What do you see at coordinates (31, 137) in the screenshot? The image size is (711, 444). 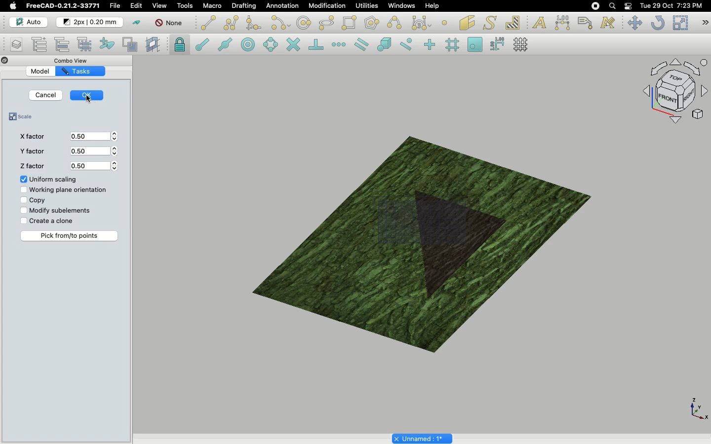 I see `X factor` at bounding box center [31, 137].